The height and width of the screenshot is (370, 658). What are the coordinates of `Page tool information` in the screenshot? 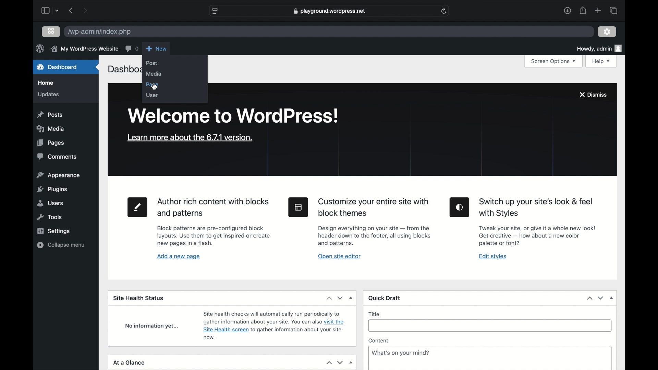 It's located at (214, 236).